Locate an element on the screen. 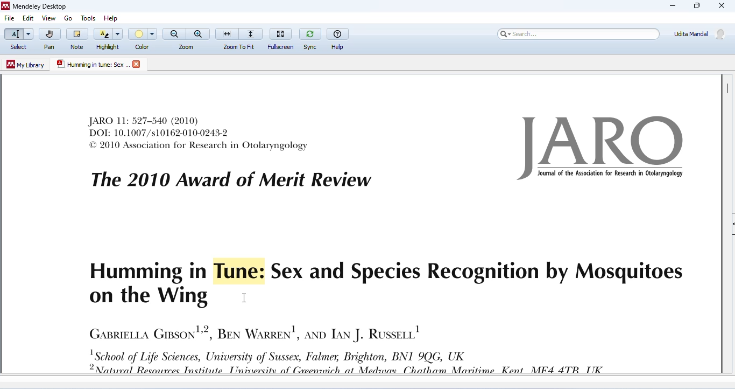 The height and width of the screenshot is (389, 735). account is located at coordinates (700, 33).